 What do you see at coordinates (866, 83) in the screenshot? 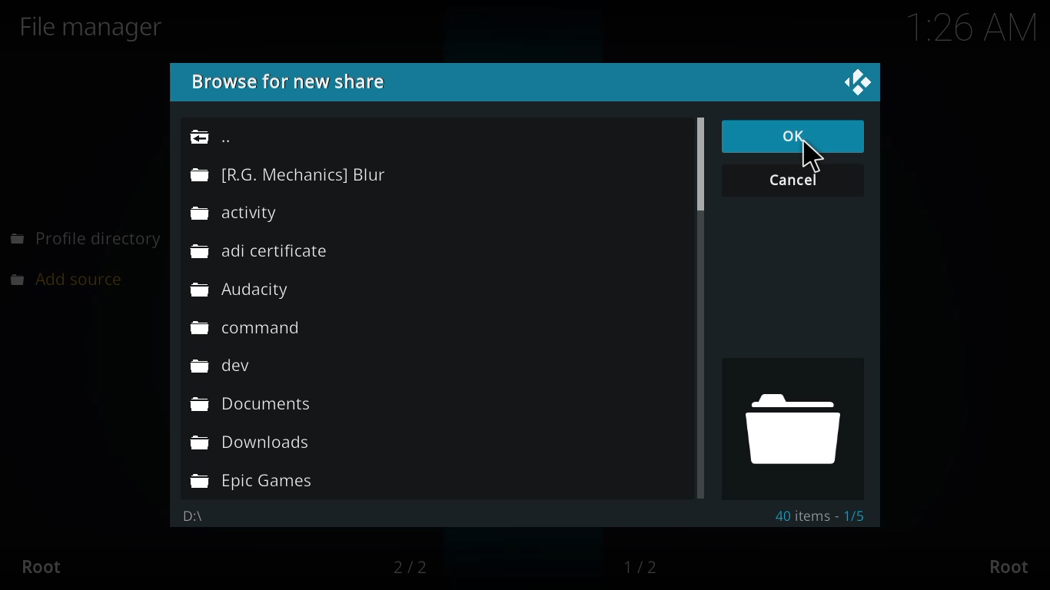
I see `close` at bounding box center [866, 83].